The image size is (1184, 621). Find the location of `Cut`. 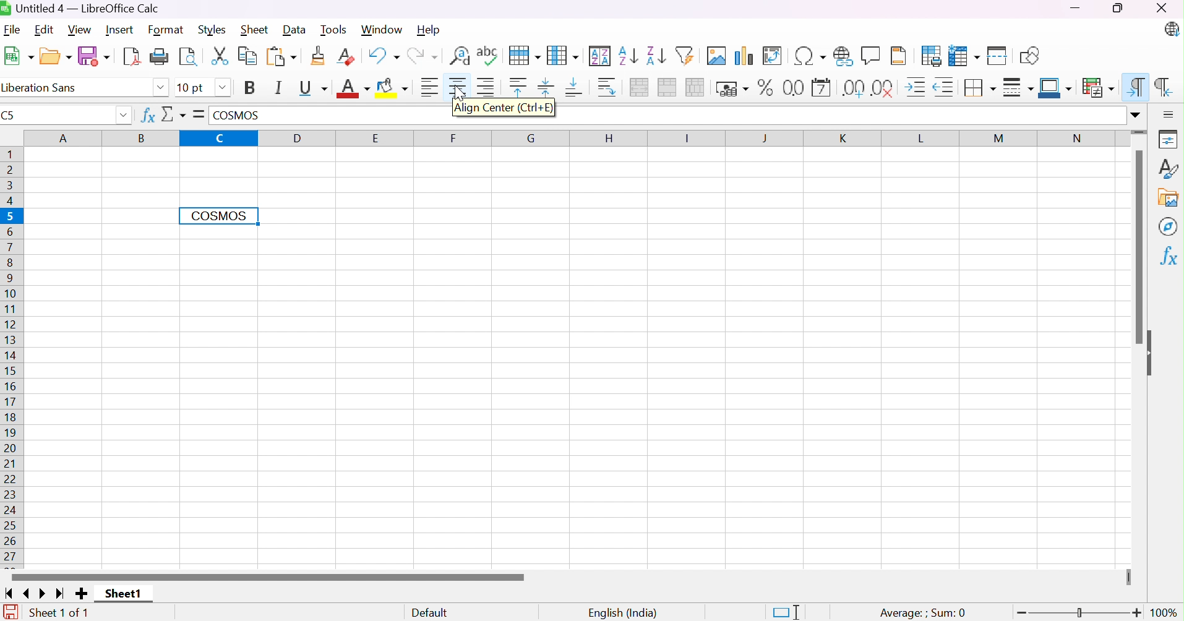

Cut is located at coordinates (220, 56).